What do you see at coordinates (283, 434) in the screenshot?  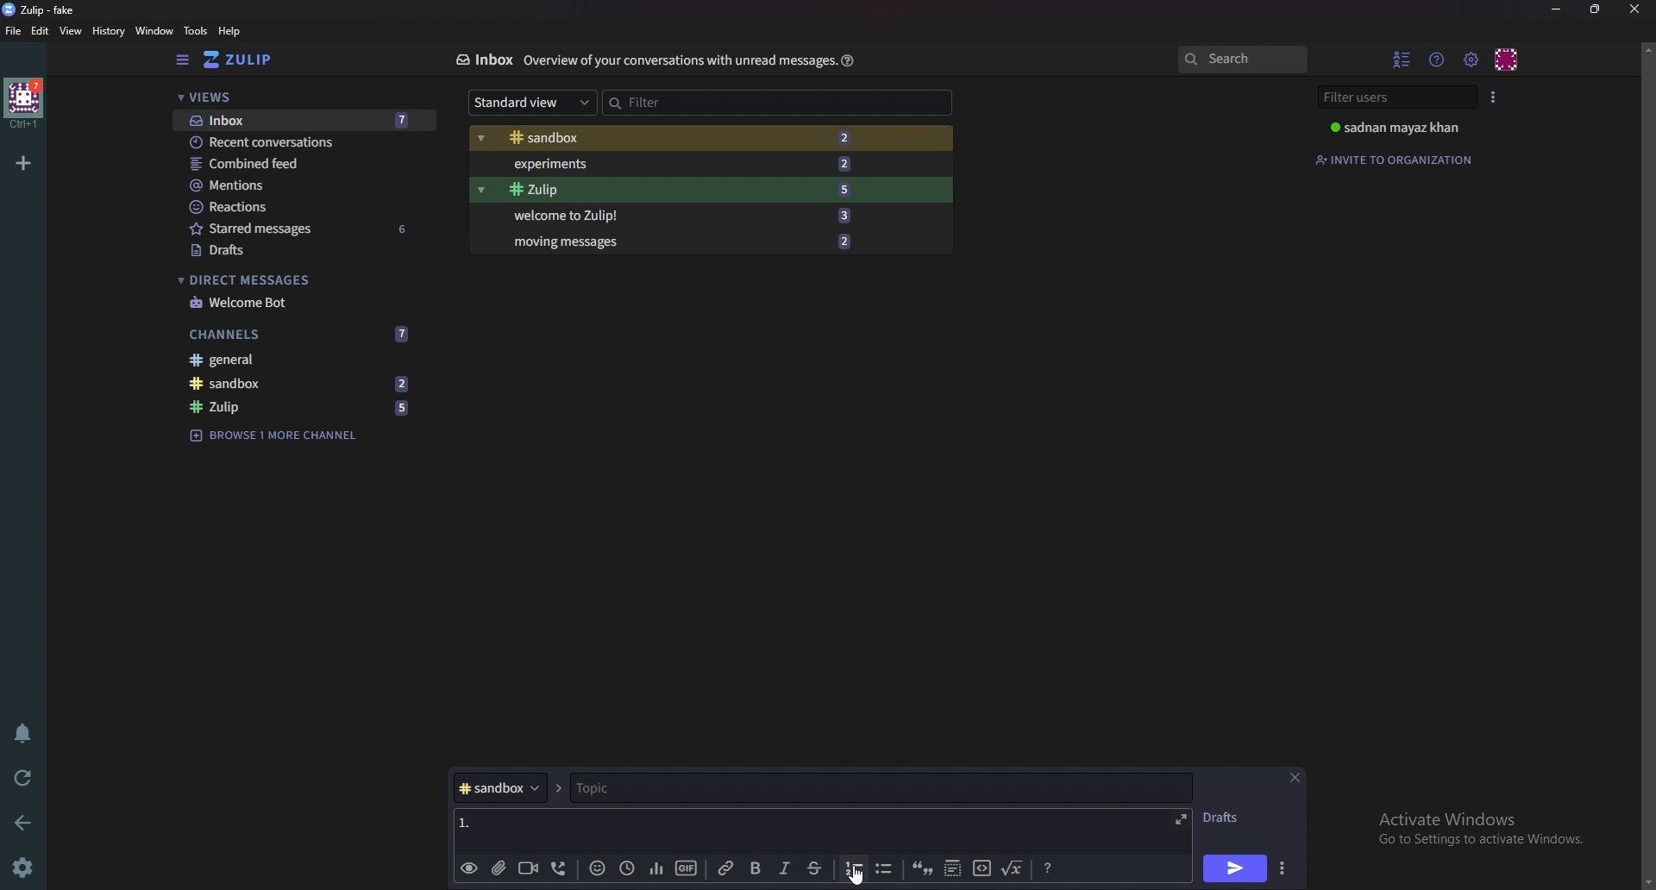 I see `Browse channel` at bounding box center [283, 434].